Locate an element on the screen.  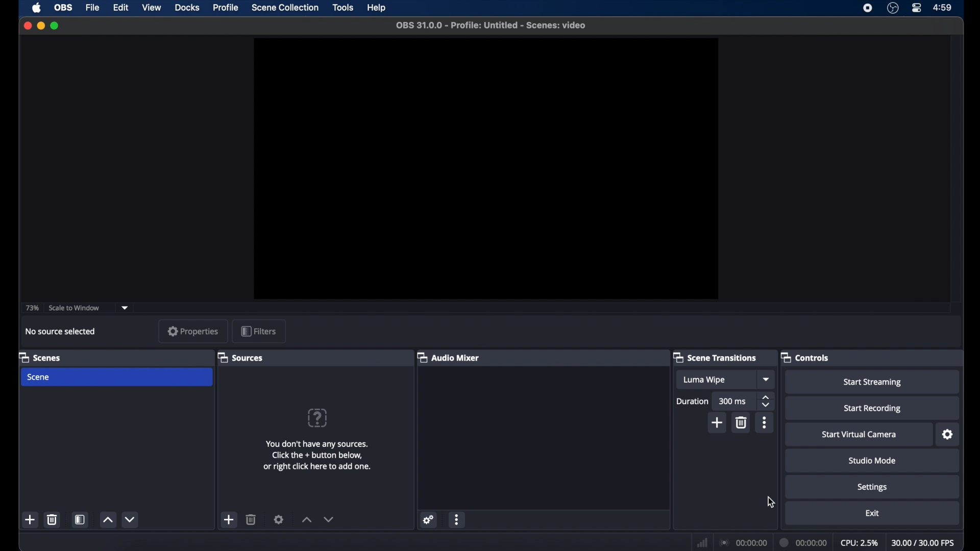
delete is located at coordinates (251, 519).